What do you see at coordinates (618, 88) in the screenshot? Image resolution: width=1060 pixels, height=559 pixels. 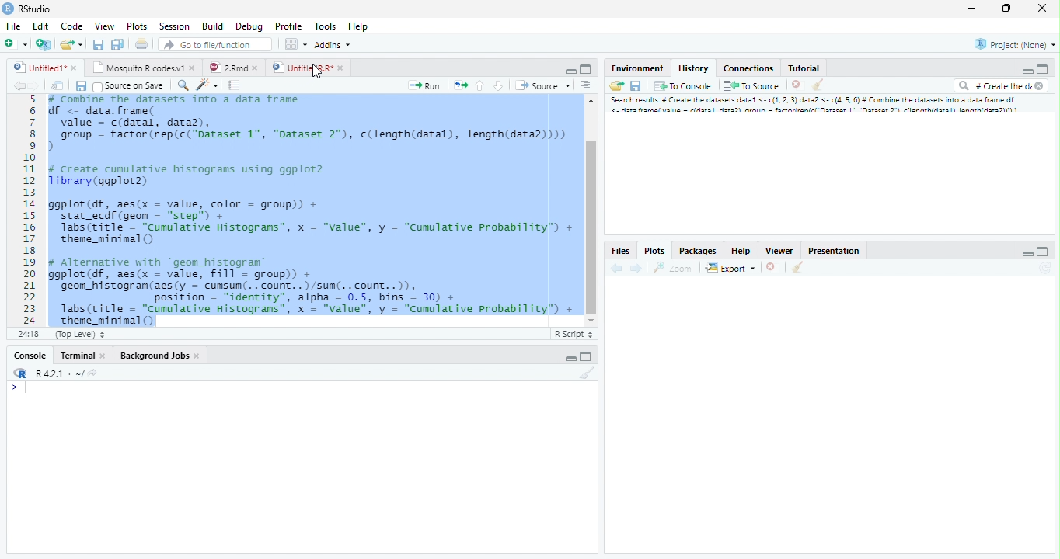 I see `Load Workspace` at bounding box center [618, 88].